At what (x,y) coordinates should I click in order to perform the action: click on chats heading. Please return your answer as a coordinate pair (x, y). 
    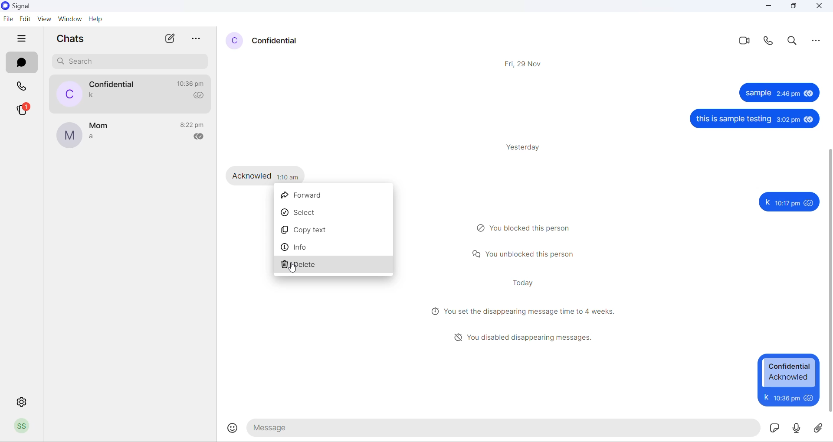
    Looking at the image, I should click on (74, 40).